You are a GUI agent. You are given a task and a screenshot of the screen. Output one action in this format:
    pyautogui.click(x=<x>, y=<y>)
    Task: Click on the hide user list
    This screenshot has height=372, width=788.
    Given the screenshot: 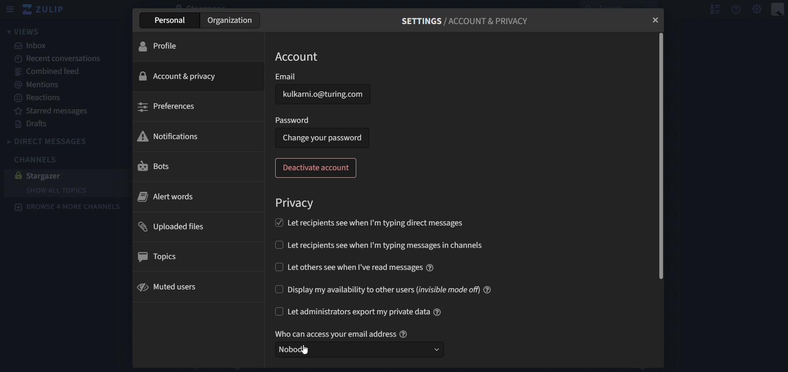 What is the action you would take?
    pyautogui.click(x=712, y=10)
    